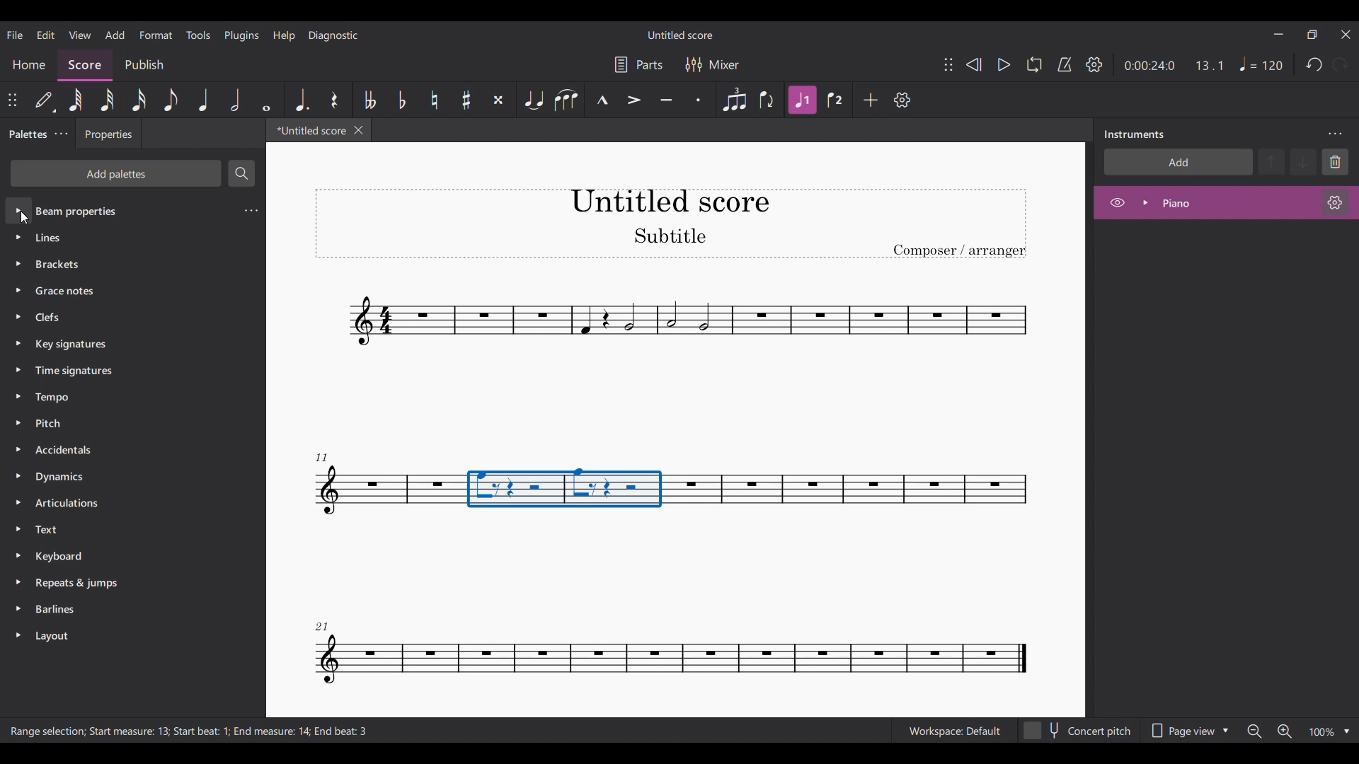  I want to click on Current score, so click(675, 347).